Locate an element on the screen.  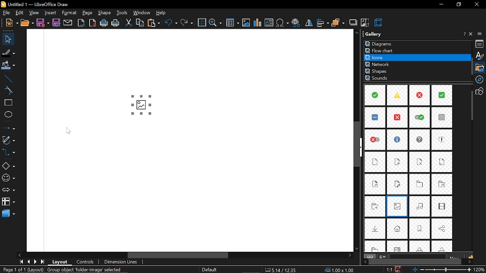
insert is located at coordinates (49, 13).